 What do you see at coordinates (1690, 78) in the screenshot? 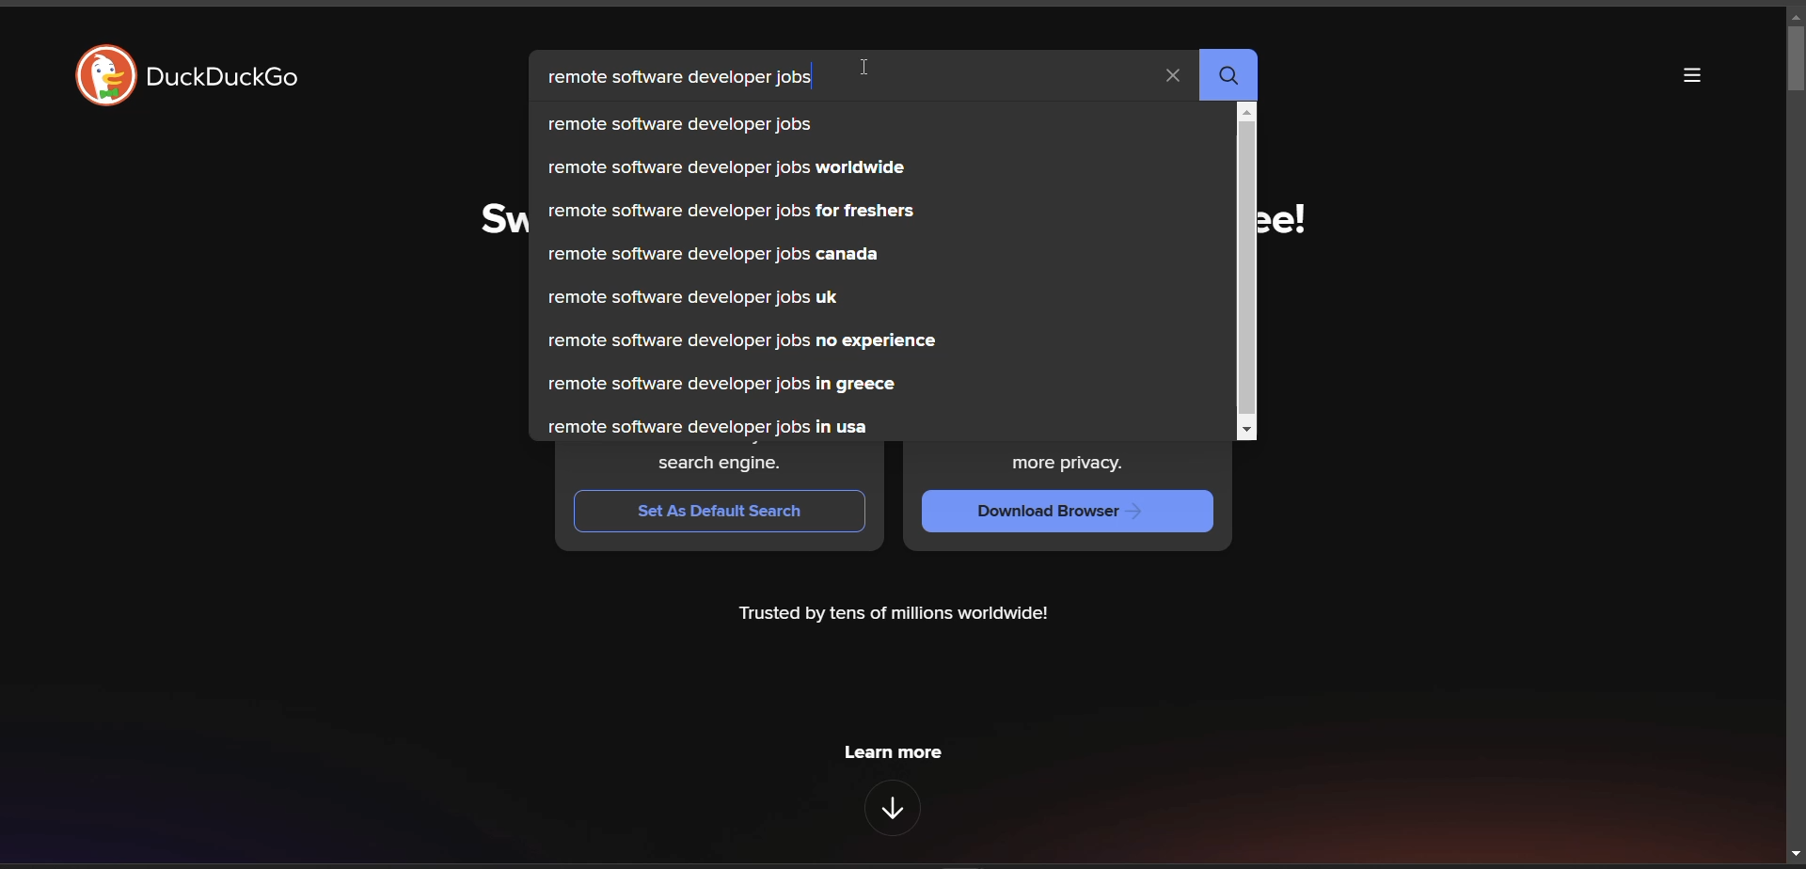
I see `more options` at bounding box center [1690, 78].